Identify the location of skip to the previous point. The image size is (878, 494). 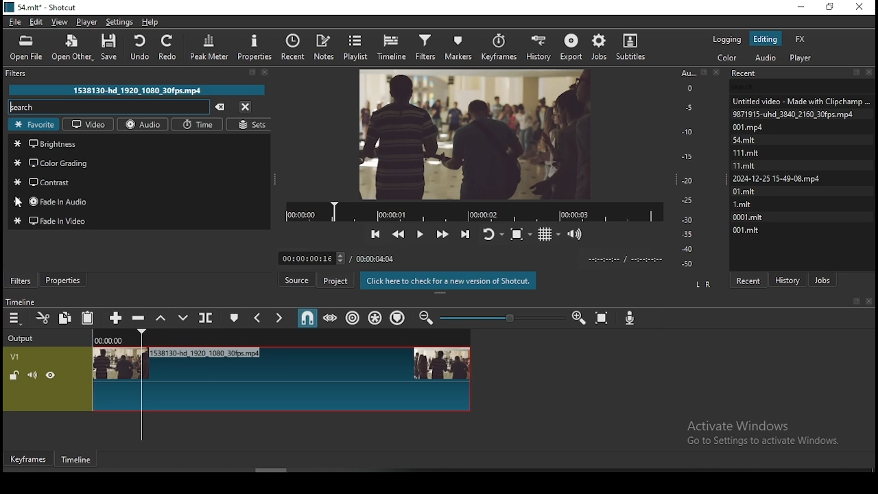
(375, 233).